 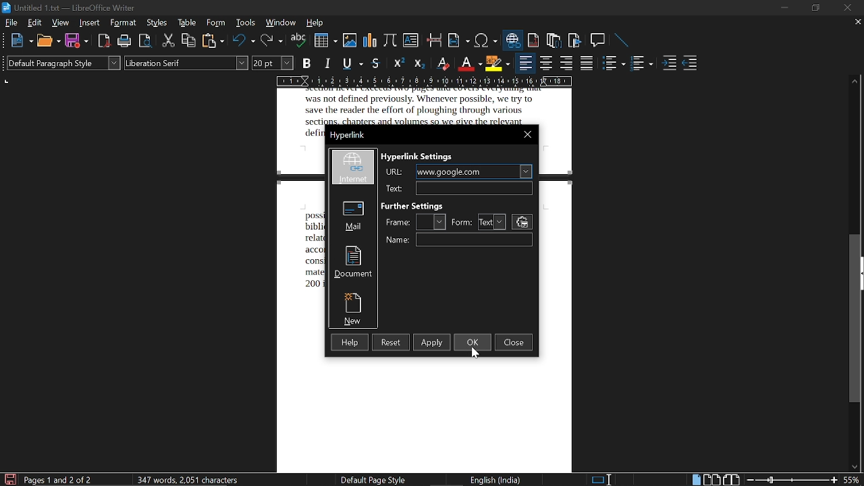 I want to click on redo, so click(x=271, y=42).